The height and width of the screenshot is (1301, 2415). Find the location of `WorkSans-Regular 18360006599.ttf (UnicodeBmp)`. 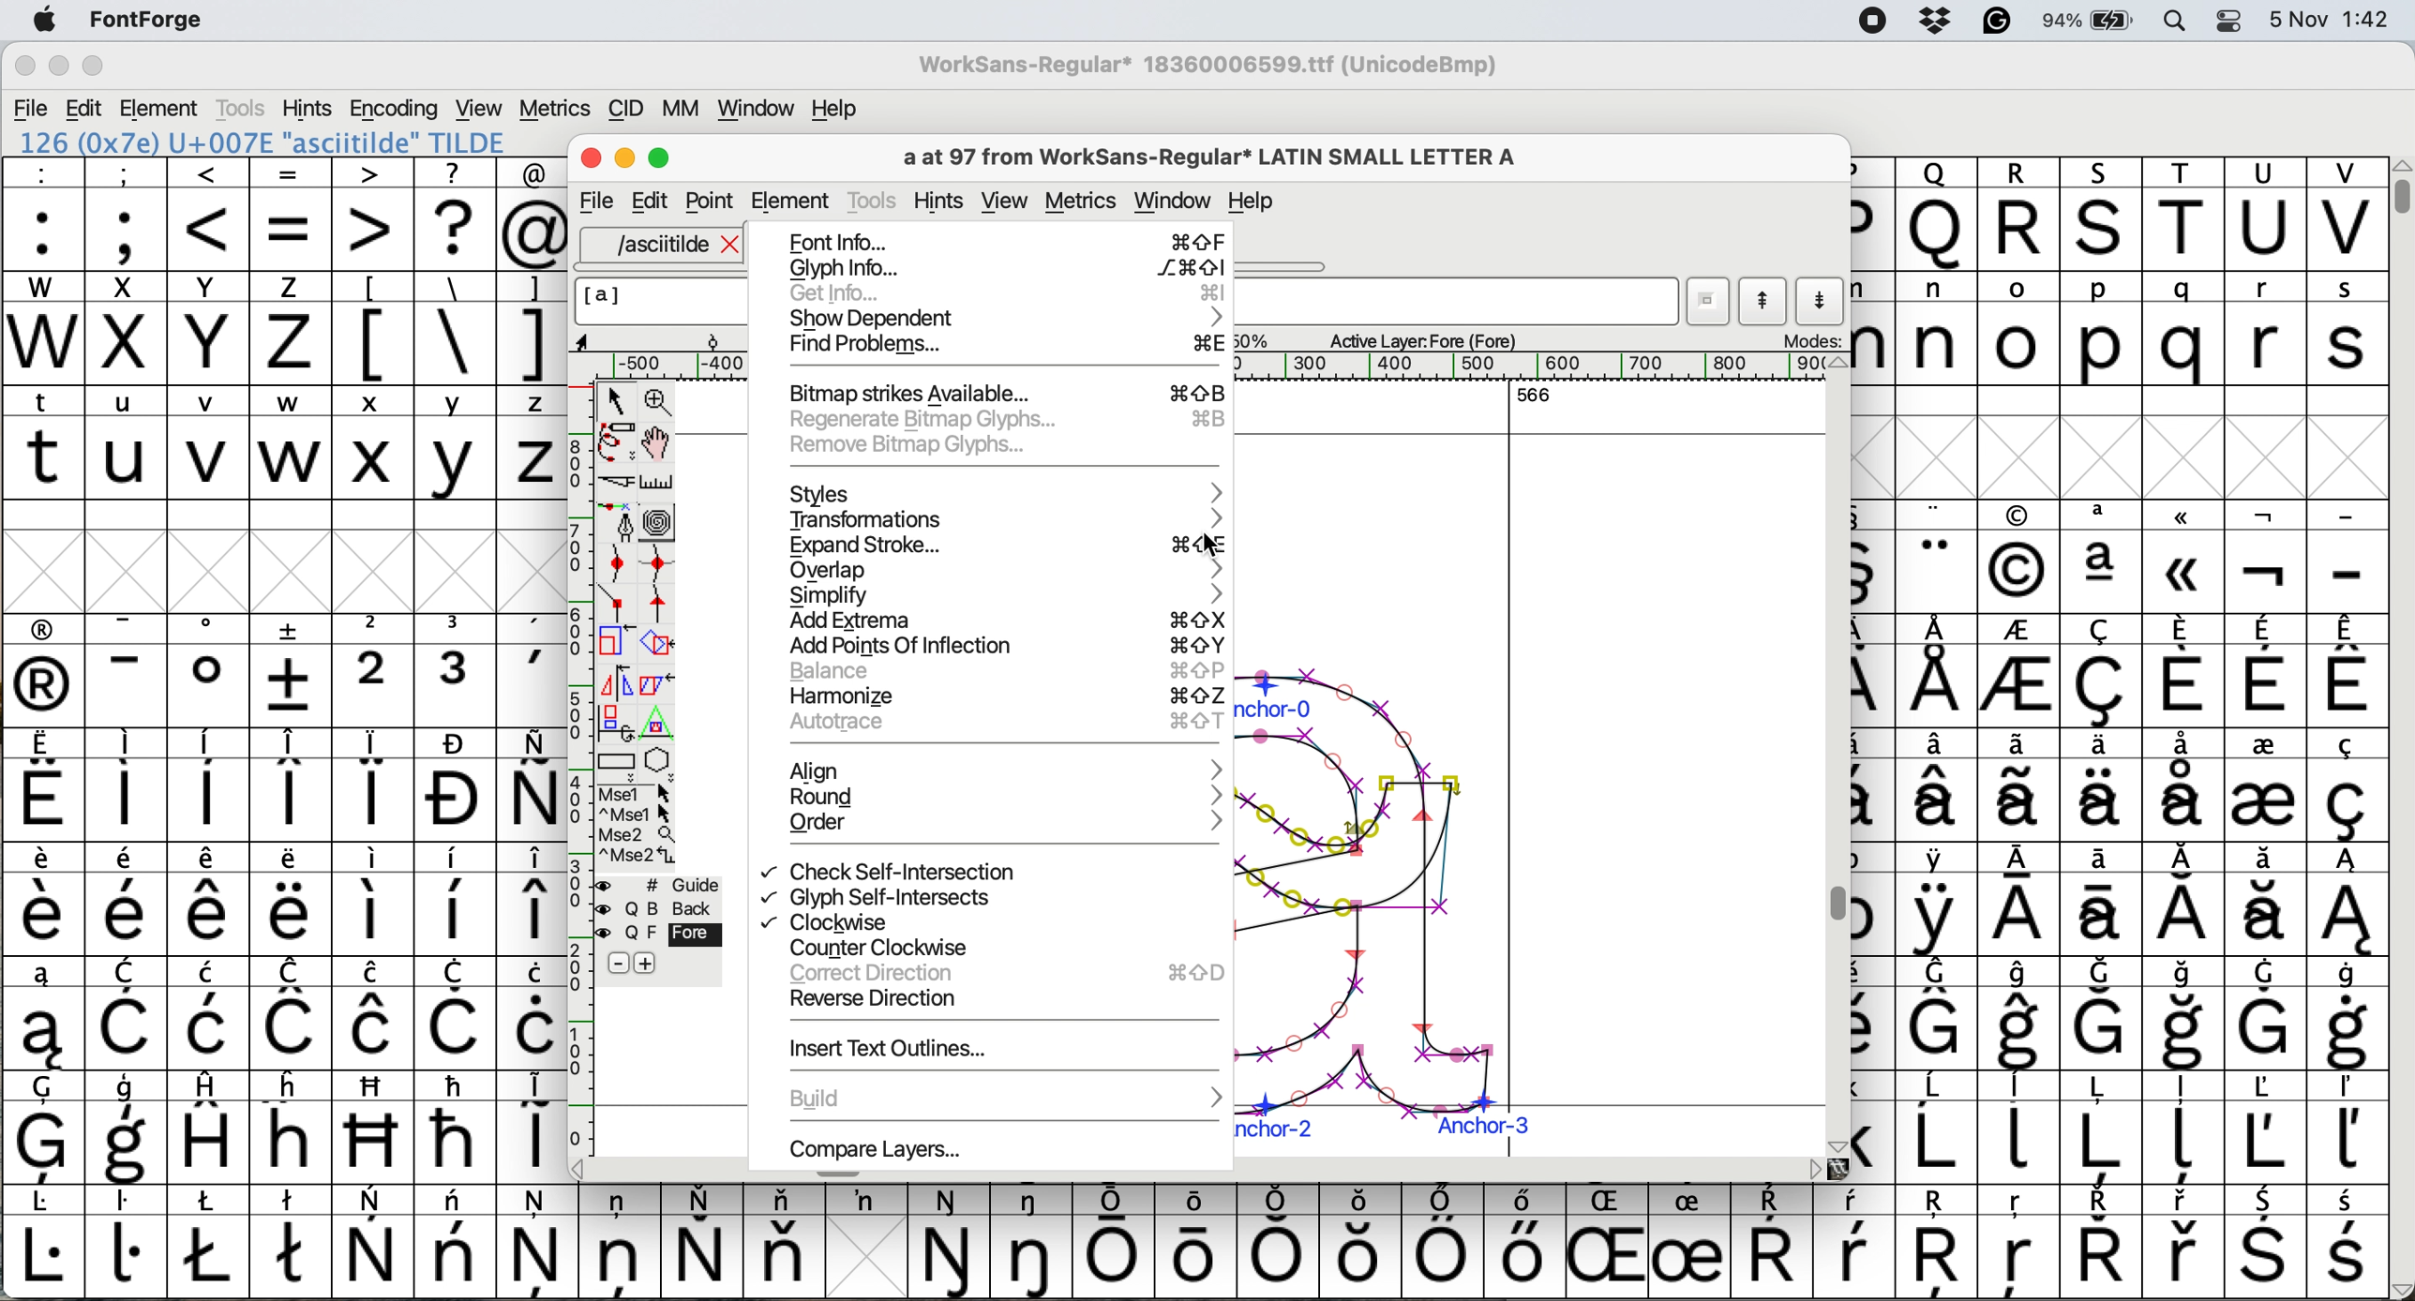

WorkSans-Regular 18360006599.ttf (UnicodeBmp) is located at coordinates (1208, 68).